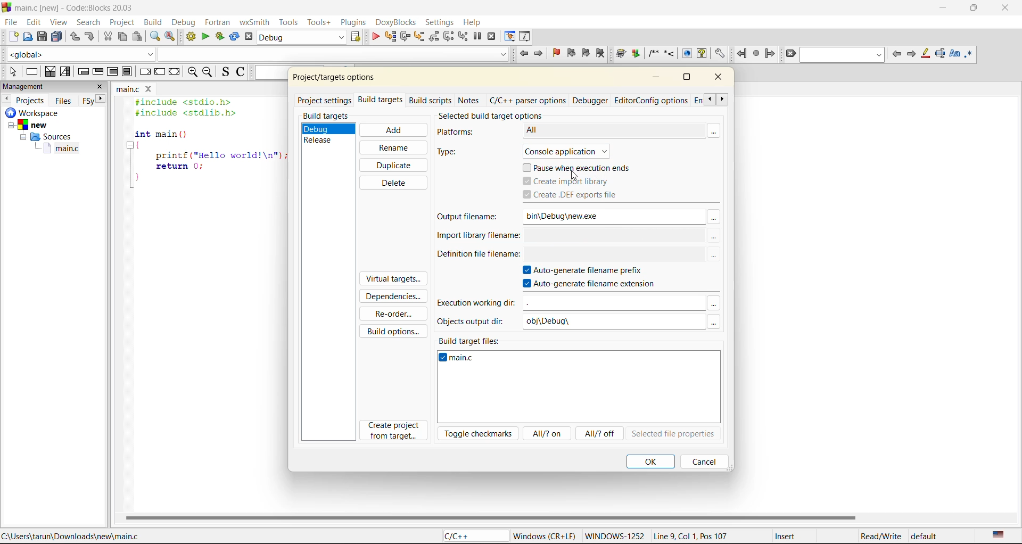 The image size is (1022, 544). Describe the element at coordinates (50, 71) in the screenshot. I see `decision` at that location.